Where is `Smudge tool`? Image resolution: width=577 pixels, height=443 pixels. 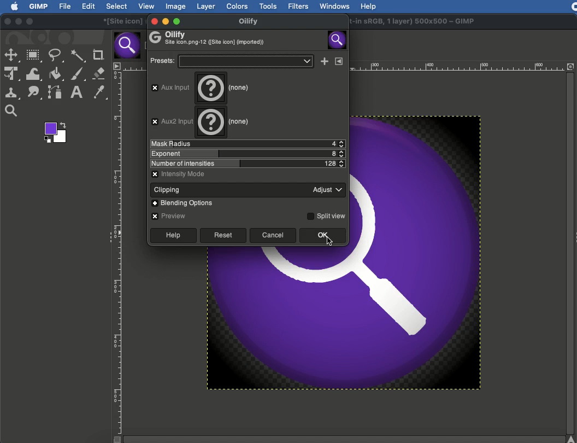 Smudge tool is located at coordinates (35, 93).